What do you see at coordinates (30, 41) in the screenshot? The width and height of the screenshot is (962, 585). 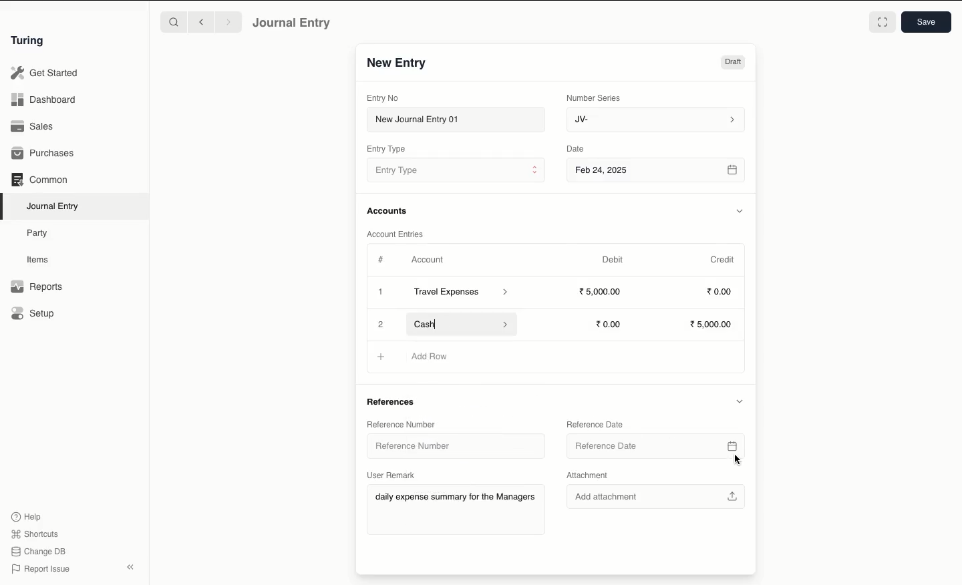 I see `Turing` at bounding box center [30, 41].